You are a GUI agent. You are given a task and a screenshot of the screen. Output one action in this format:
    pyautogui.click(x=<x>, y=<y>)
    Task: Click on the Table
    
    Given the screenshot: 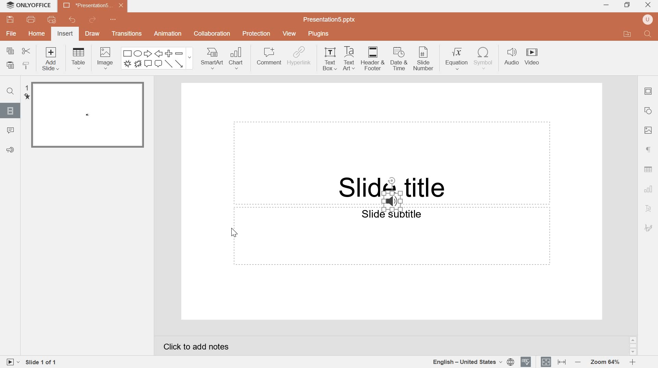 What is the action you would take?
    pyautogui.click(x=78, y=58)
    